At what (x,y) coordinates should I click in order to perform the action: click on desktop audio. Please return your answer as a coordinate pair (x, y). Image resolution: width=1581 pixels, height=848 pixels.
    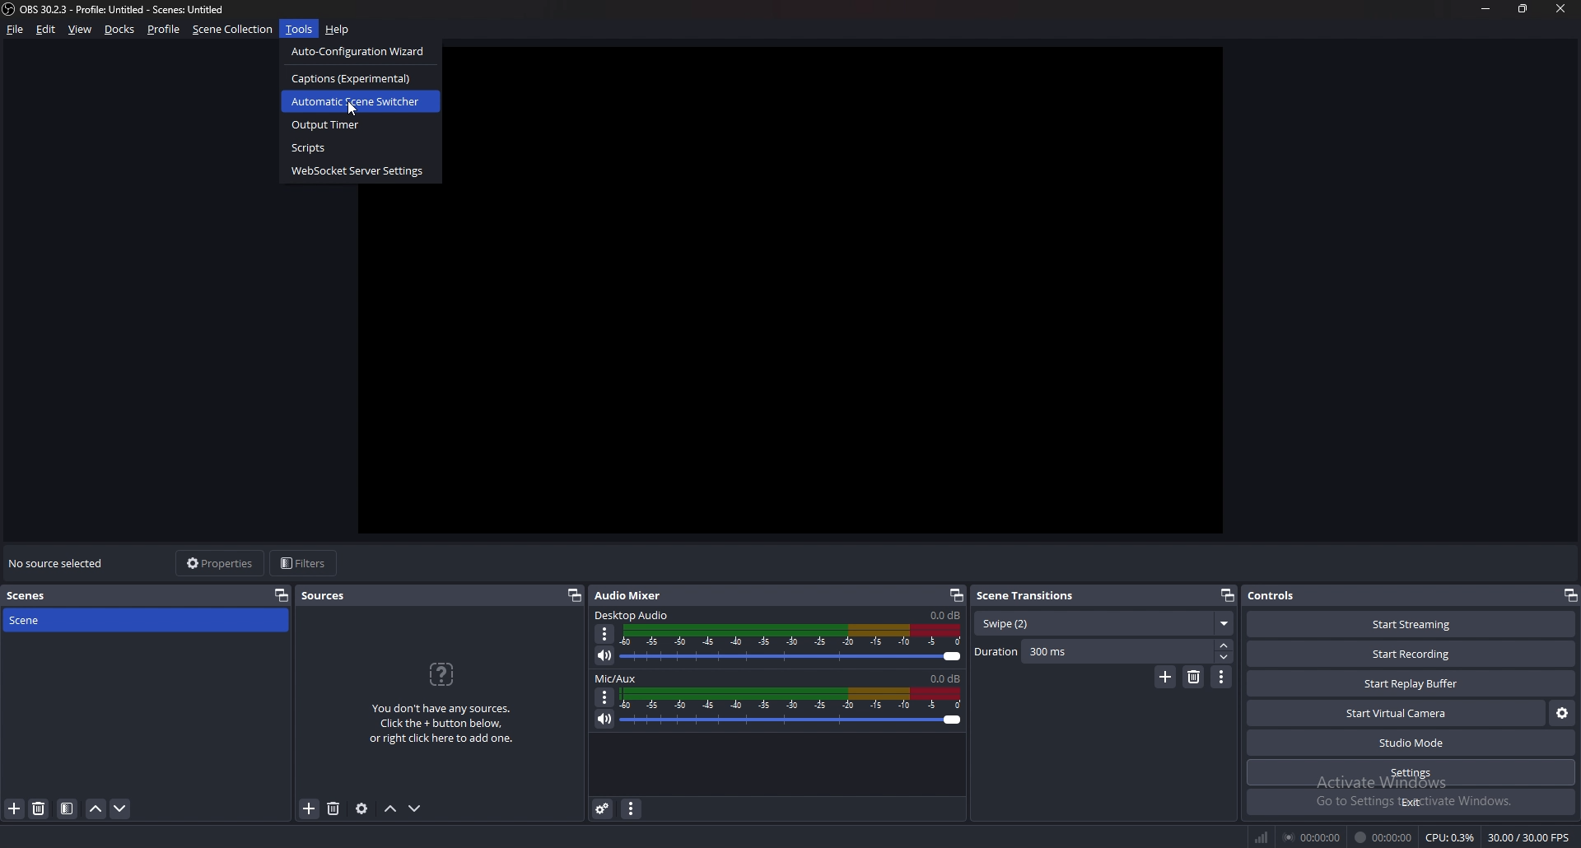
    Looking at the image, I should click on (632, 615).